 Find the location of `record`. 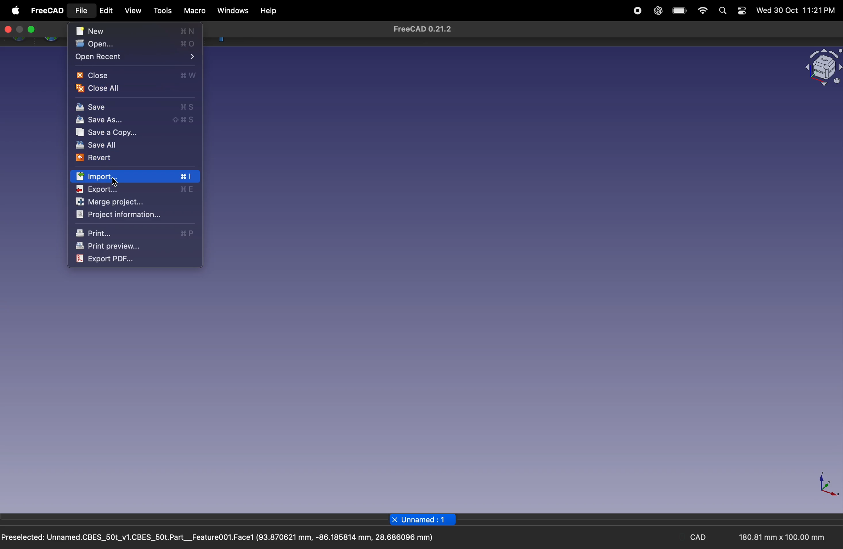

record is located at coordinates (637, 11).